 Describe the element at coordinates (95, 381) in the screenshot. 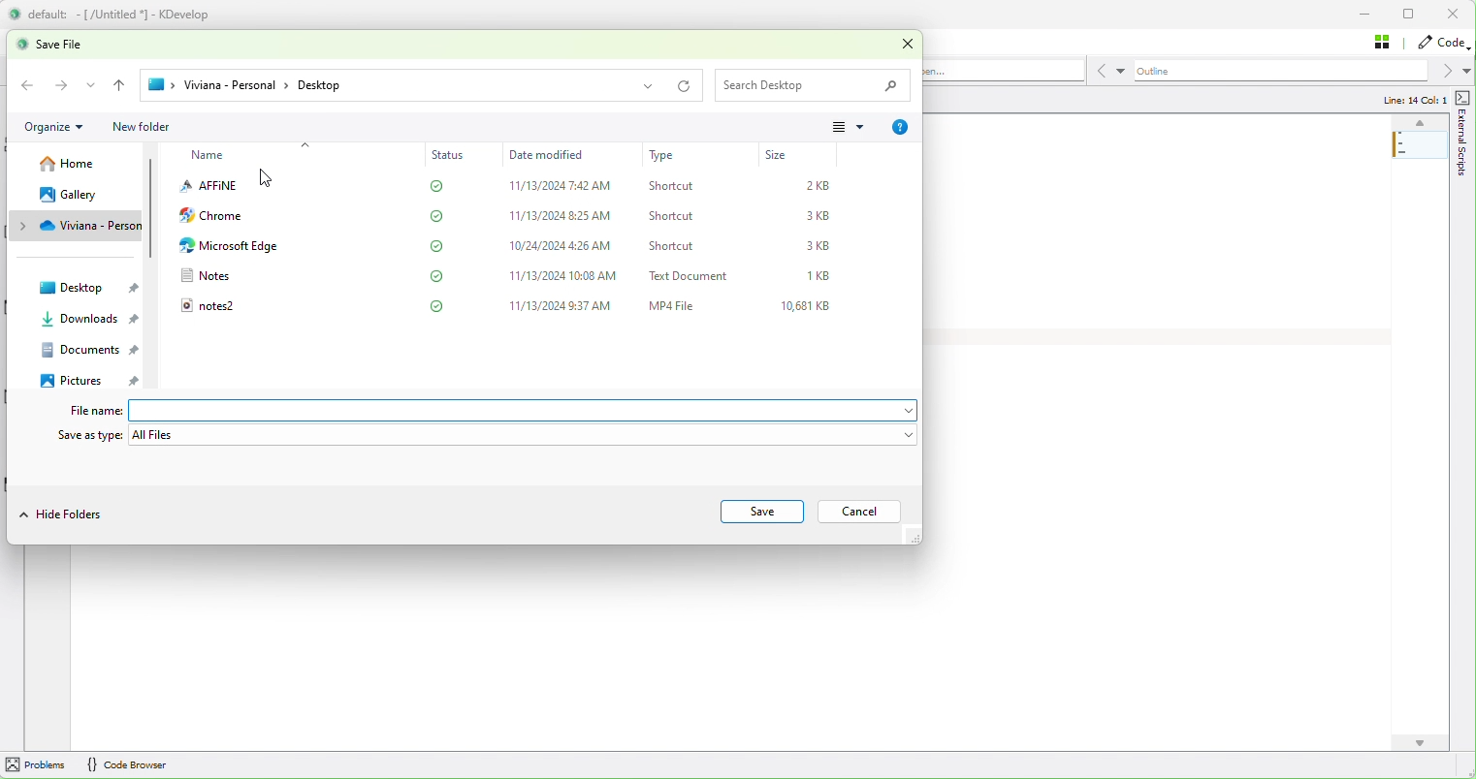

I see `Pictures` at that location.